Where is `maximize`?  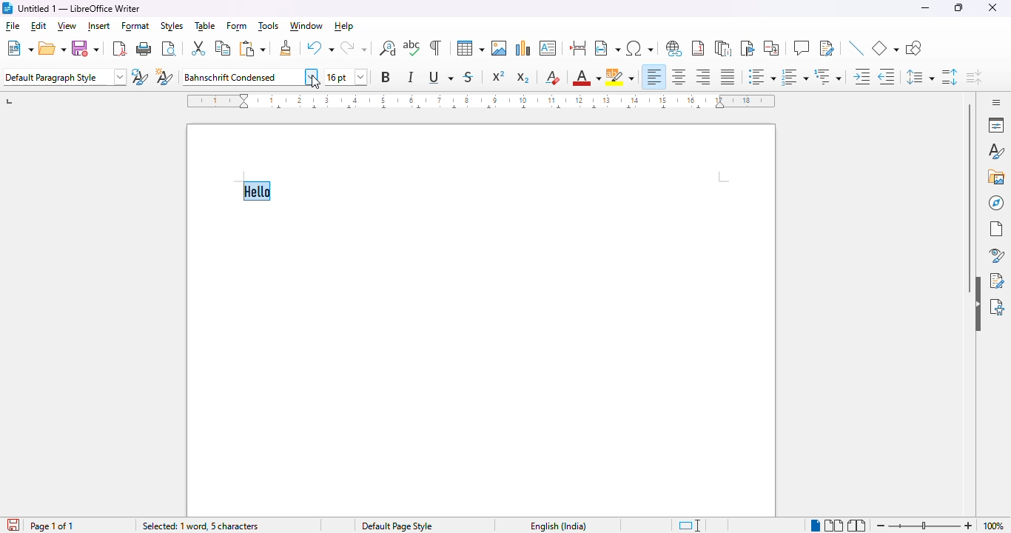 maximize is located at coordinates (958, 7).